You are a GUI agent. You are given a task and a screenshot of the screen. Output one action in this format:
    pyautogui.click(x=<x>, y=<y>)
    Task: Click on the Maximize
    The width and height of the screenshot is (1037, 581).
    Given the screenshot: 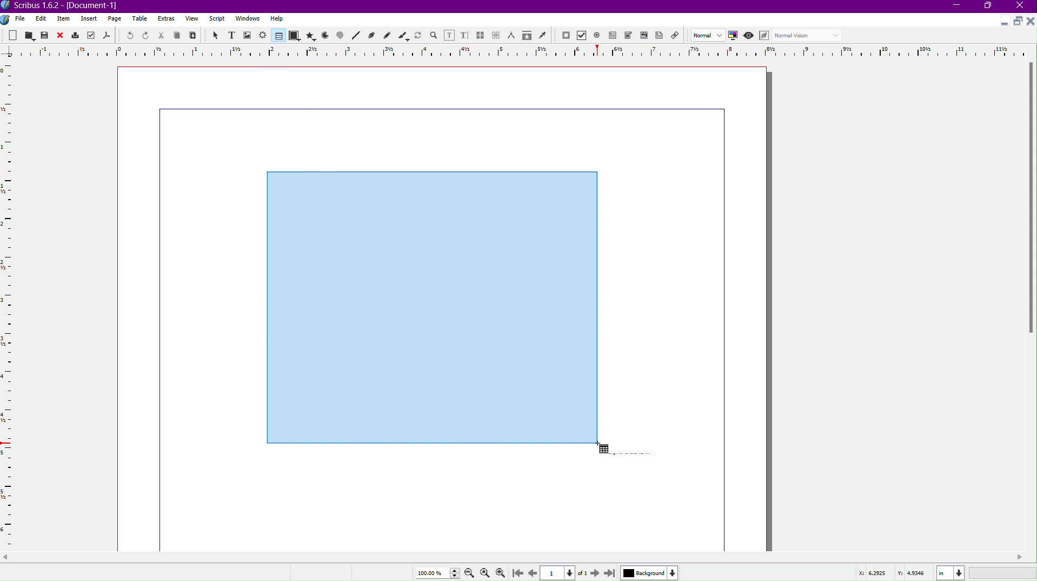 What is the action you would take?
    pyautogui.click(x=1017, y=21)
    